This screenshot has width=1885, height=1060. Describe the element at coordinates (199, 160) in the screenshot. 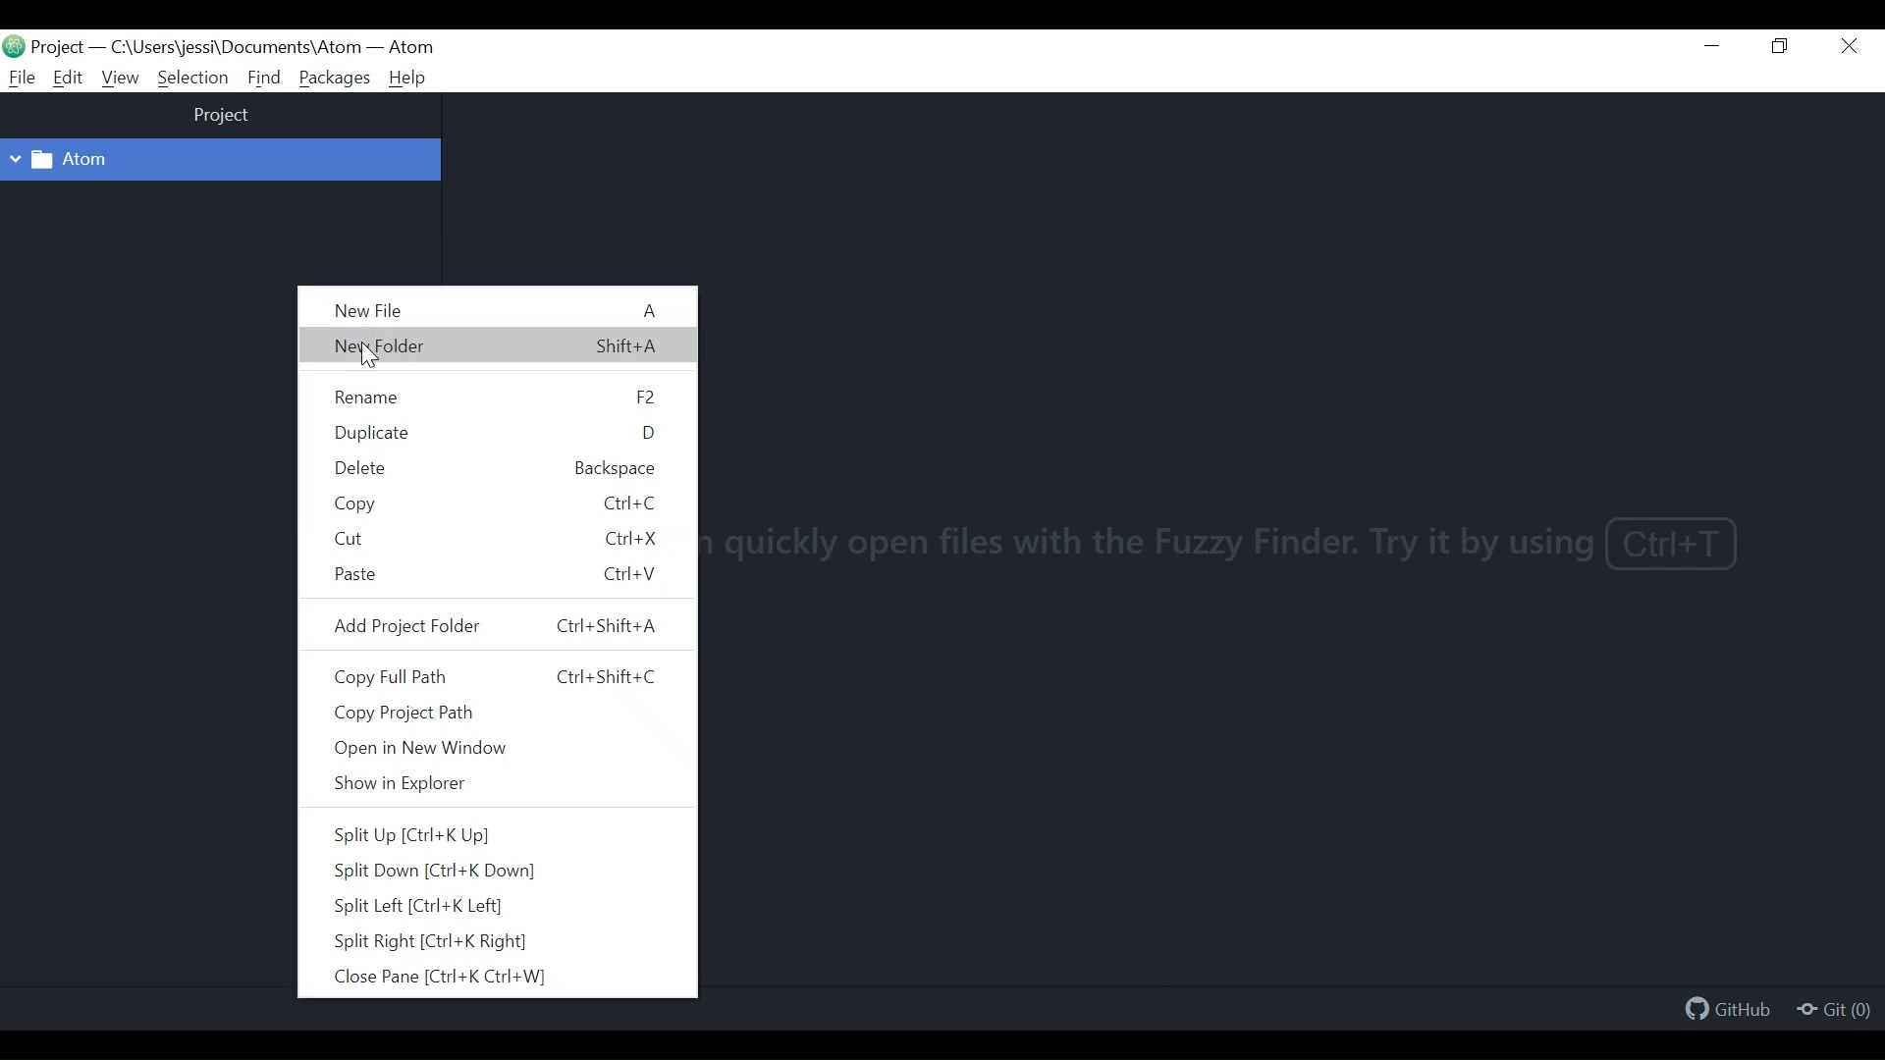

I see `Project Folder` at that location.